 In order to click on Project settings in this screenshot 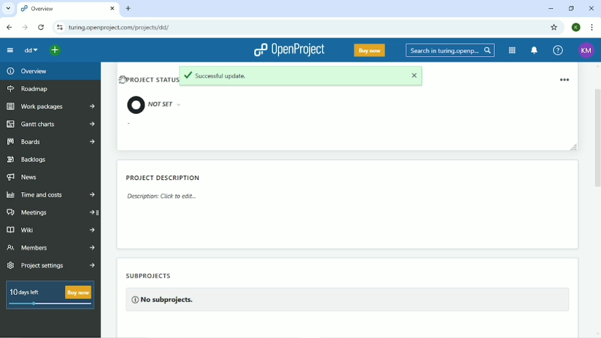, I will do `click(51, 265)`.